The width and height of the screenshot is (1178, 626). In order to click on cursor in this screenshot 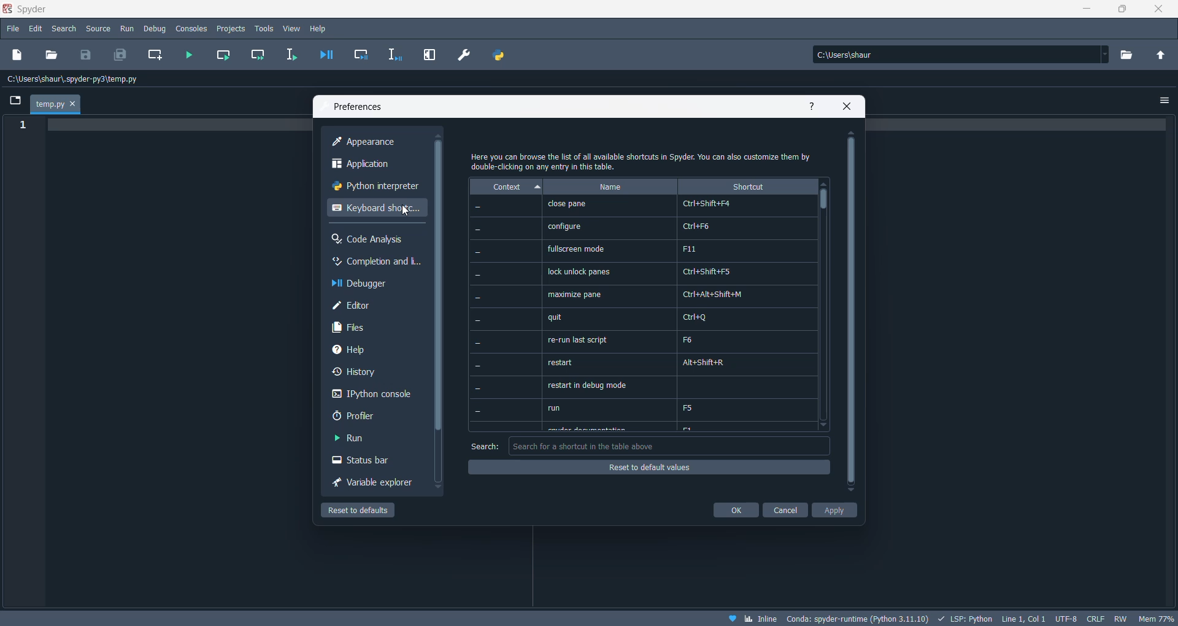, I will do `click(406, 212)`.